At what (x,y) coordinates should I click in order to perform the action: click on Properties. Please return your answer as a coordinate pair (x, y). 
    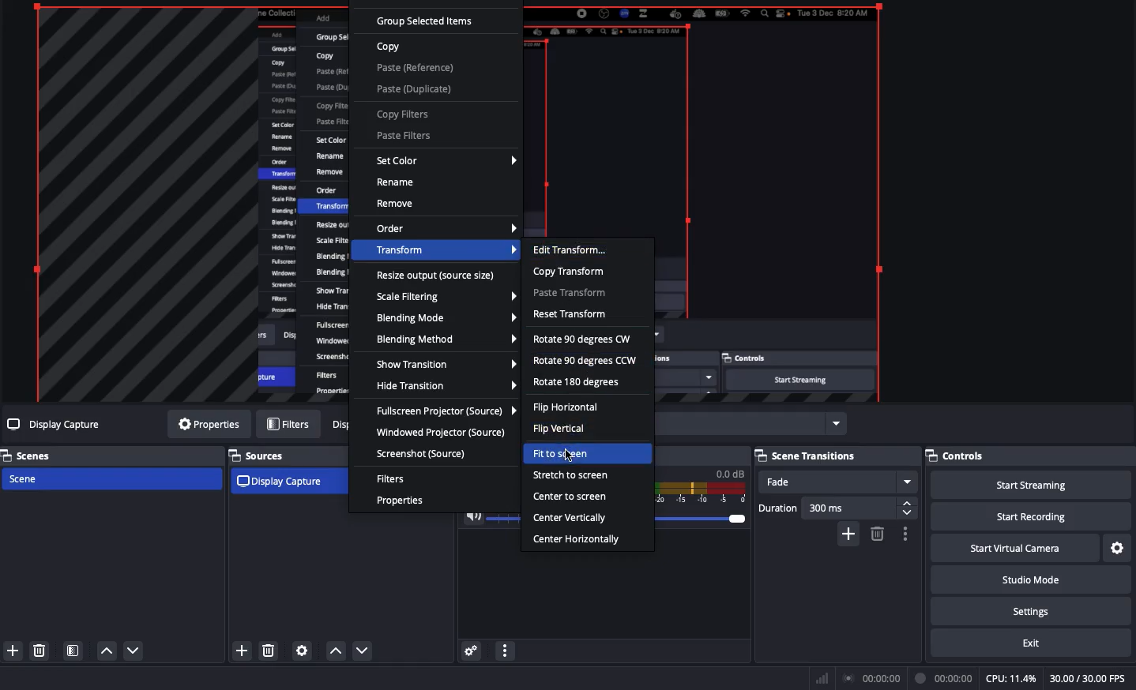
    Looking at the image, I should click on (208, 426).